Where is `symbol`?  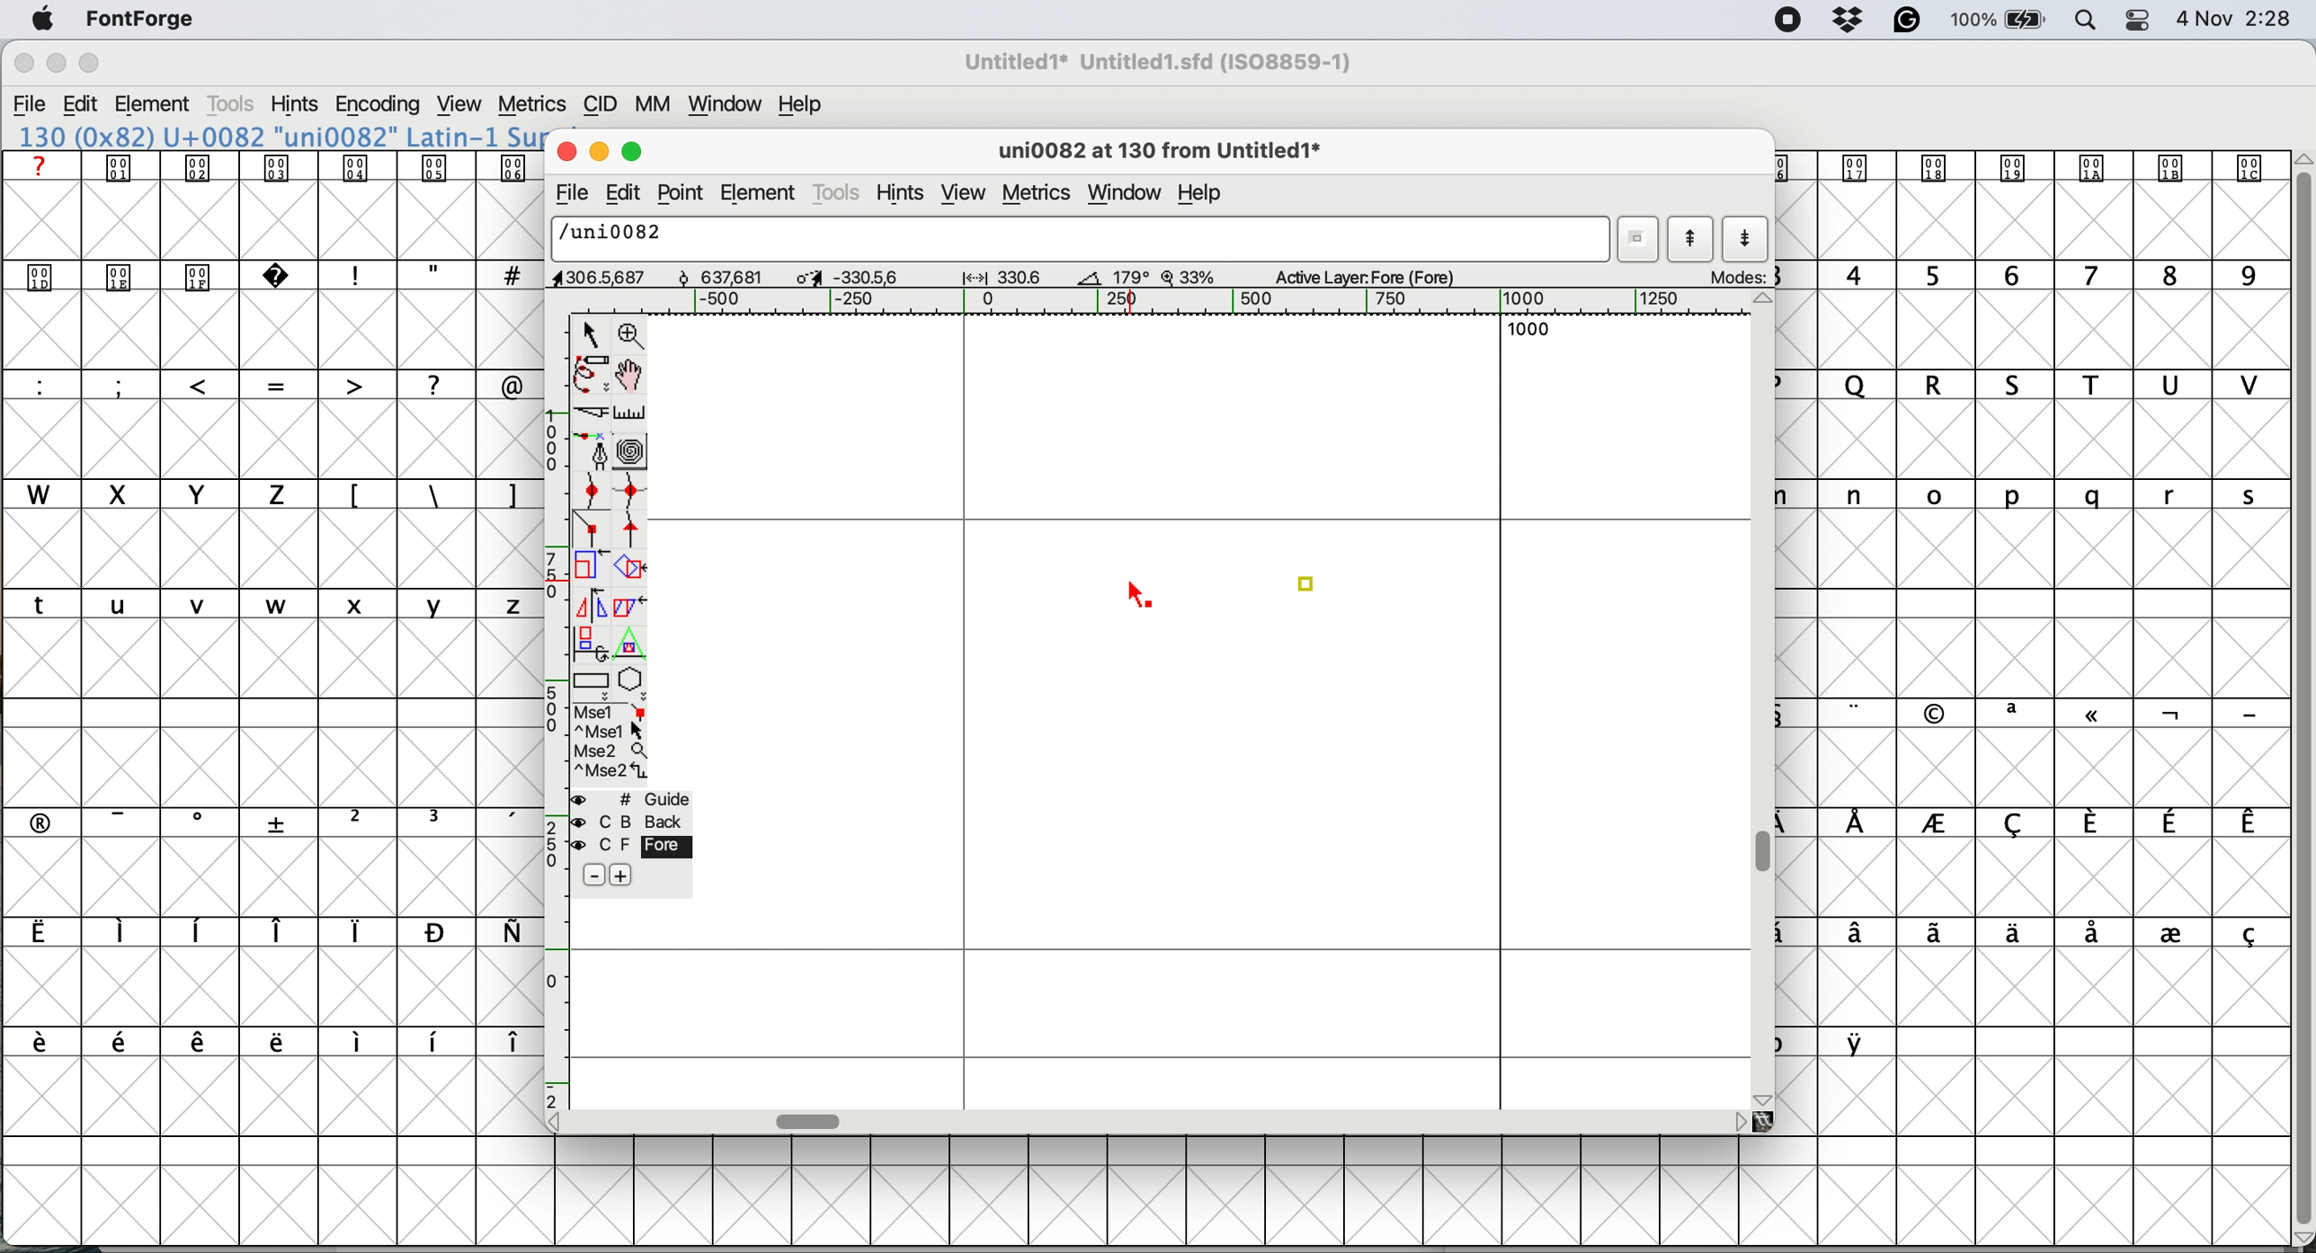
symbol is located at coordinates (2026, 166).